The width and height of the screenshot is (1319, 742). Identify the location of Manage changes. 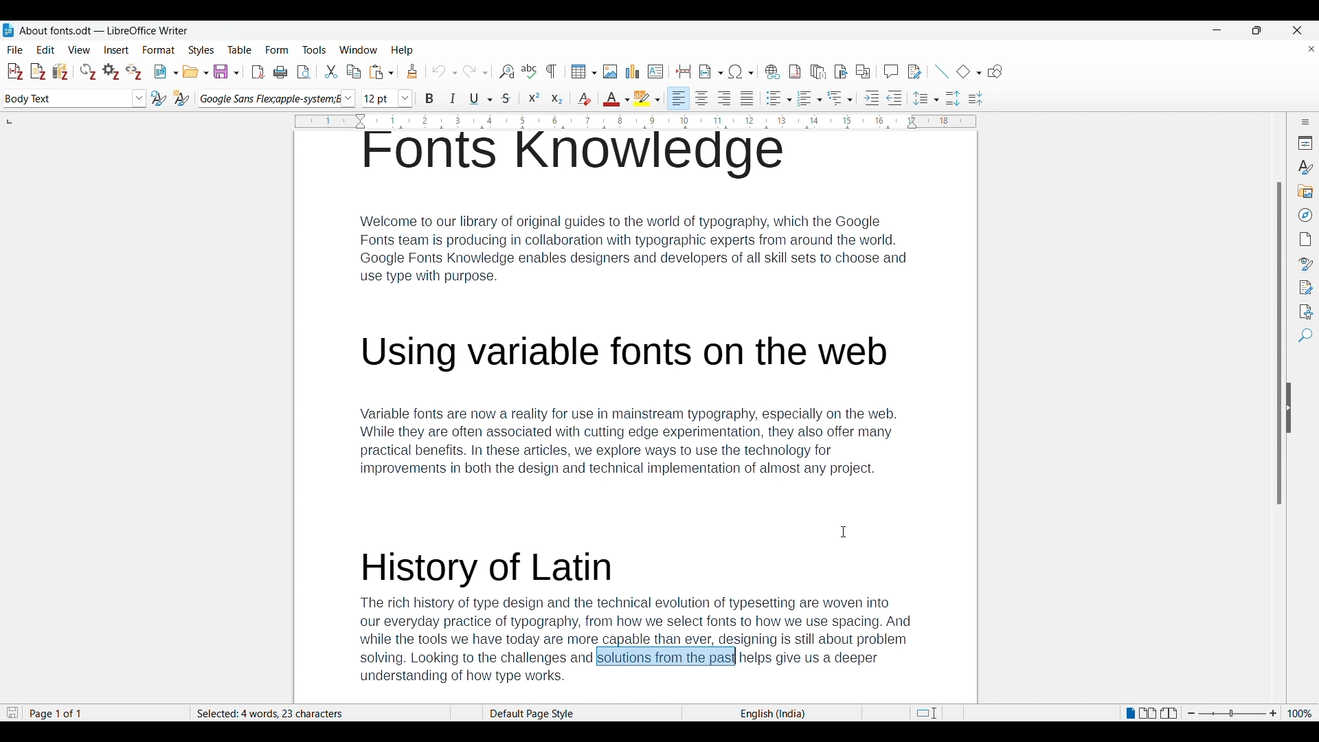
(1304, 288).